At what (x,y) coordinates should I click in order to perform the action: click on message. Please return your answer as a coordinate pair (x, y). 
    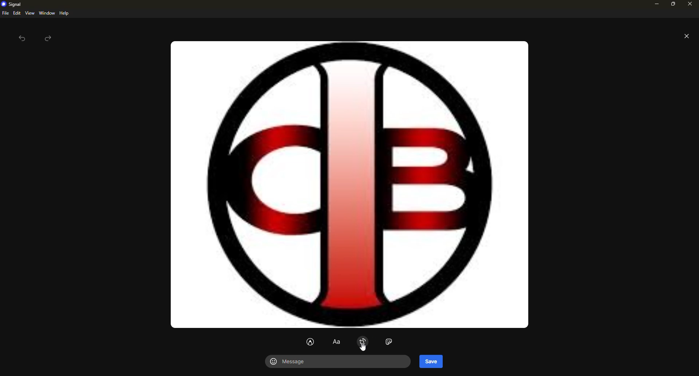
    Looking at the image, I should click on (292, 362).